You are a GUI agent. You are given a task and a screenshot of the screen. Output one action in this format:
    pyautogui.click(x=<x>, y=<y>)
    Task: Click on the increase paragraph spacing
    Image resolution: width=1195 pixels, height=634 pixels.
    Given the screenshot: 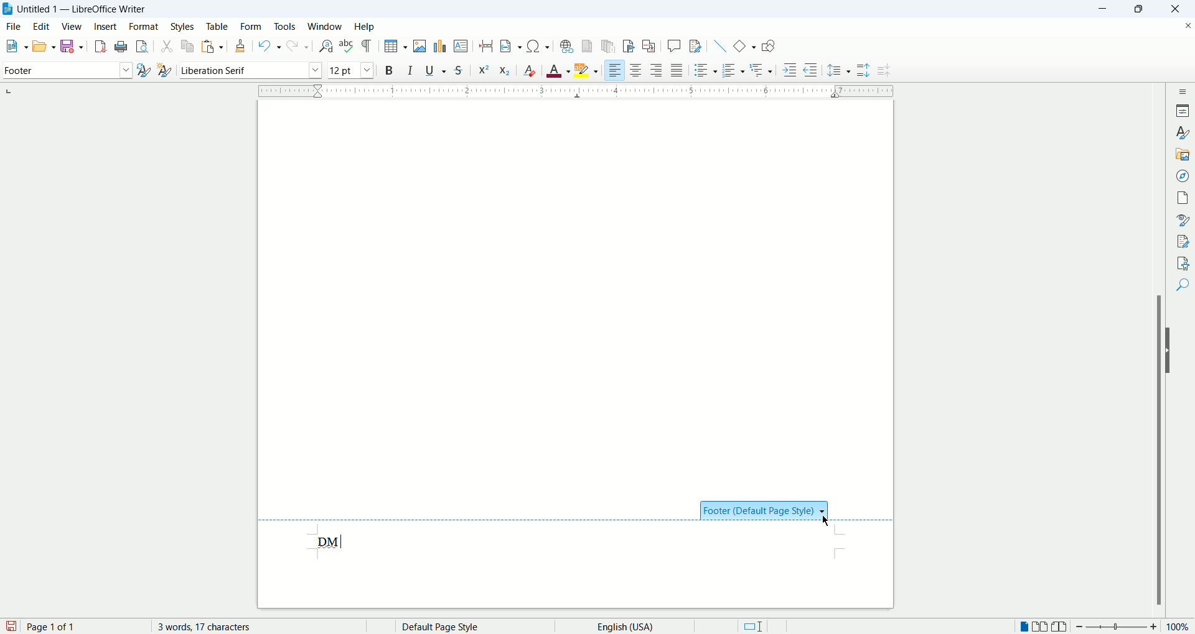 What is the action you would take?
    pyautogui.click(x=863, y=71)
    